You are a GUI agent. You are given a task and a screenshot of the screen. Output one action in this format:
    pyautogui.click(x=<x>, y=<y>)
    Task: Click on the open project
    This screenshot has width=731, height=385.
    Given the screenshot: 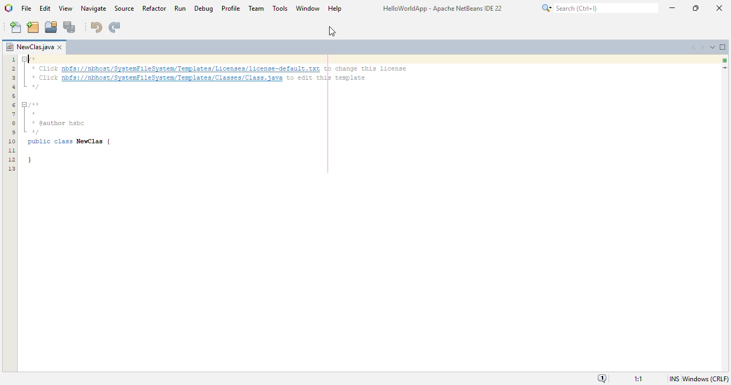 What is the action you would take?
    pyautogui.click(x=51, y=26)
    